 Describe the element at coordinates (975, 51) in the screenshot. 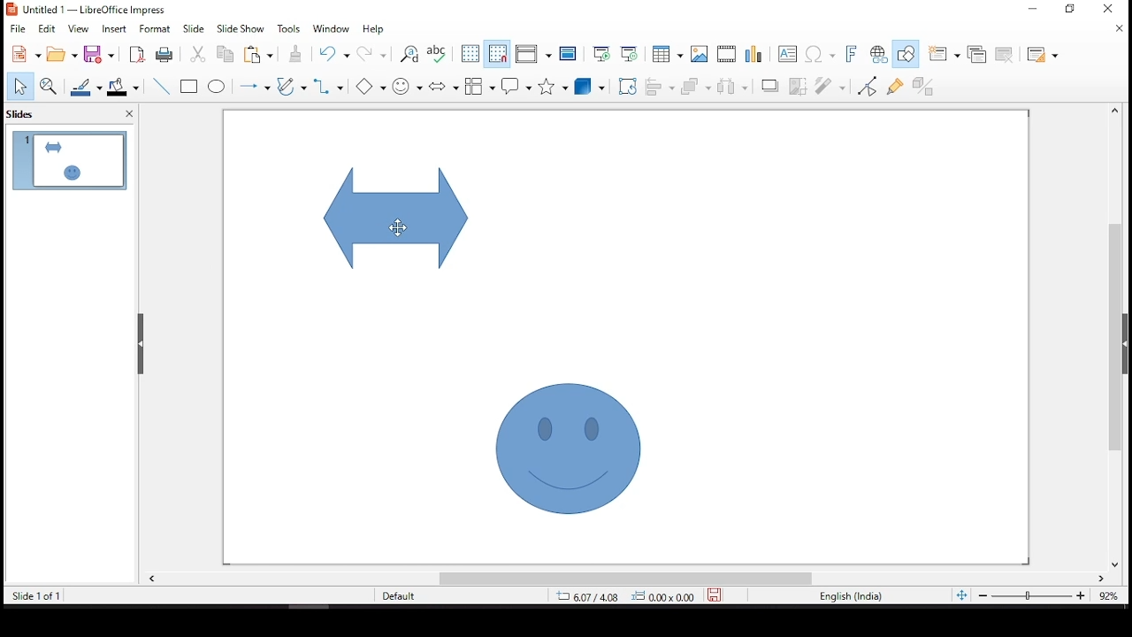

I see `duplicate slide` at that location.